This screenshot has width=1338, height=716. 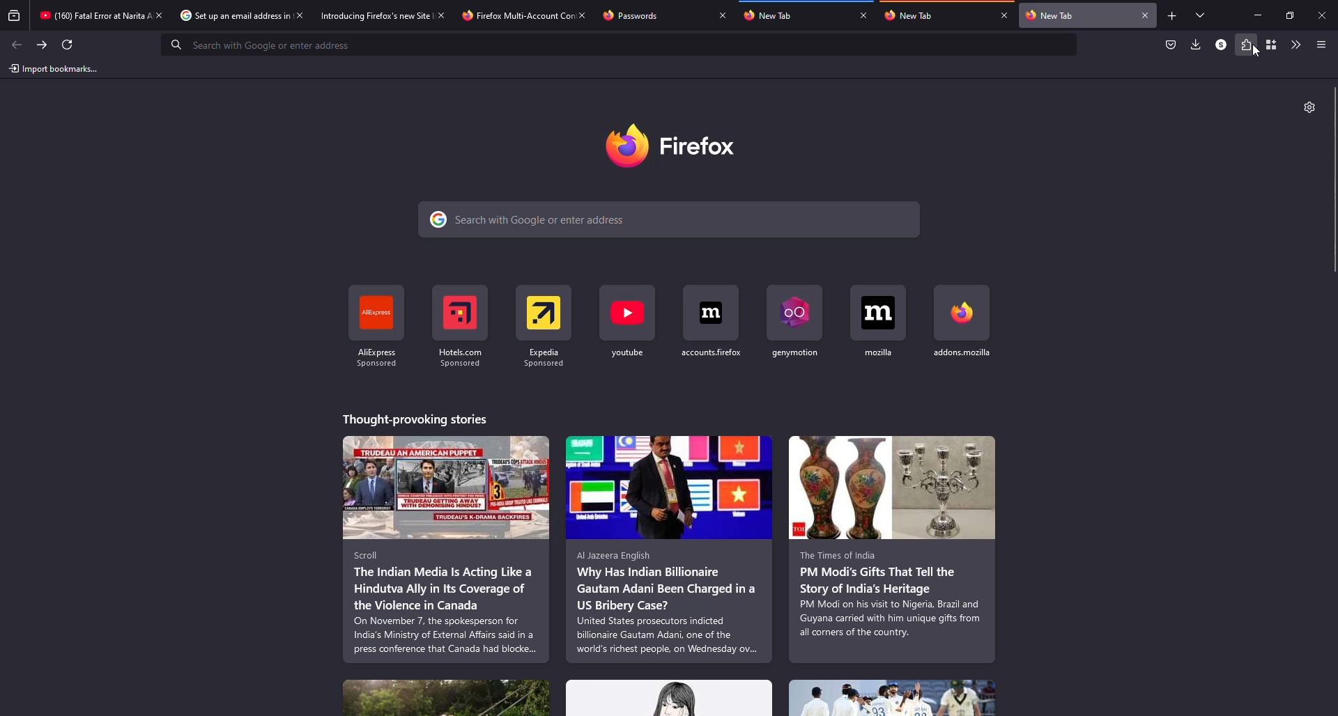 I want to click on close, so click(x=723, y=15).